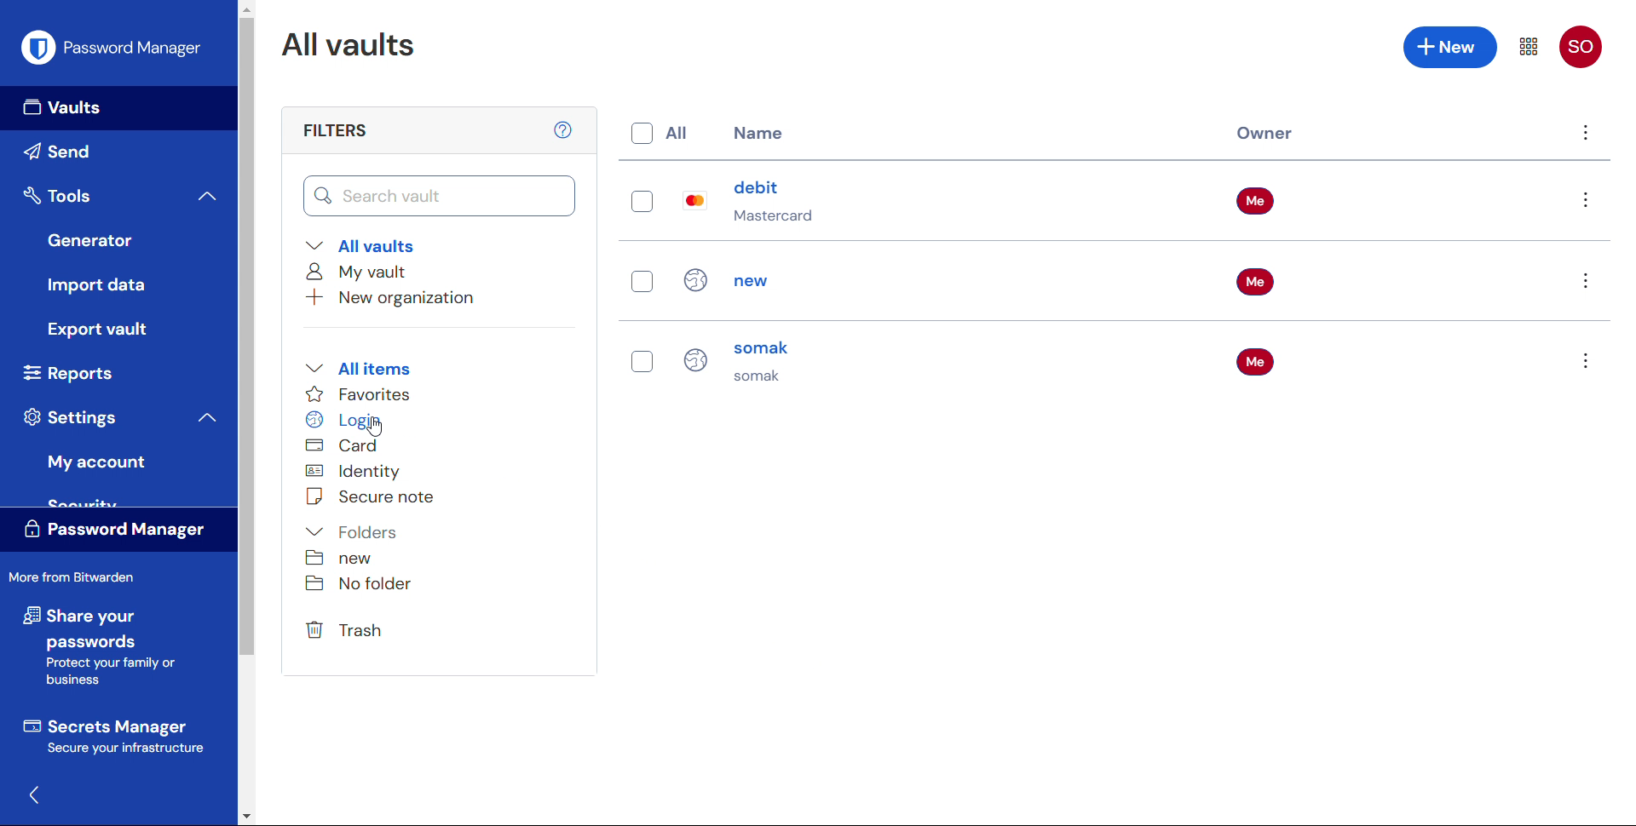 Image resolution: width=1636 pixels, height=826 pixels. What do you see at coordinates (119, 150) in the screenshot?
I see `send ` at bounding box center [119, 150].